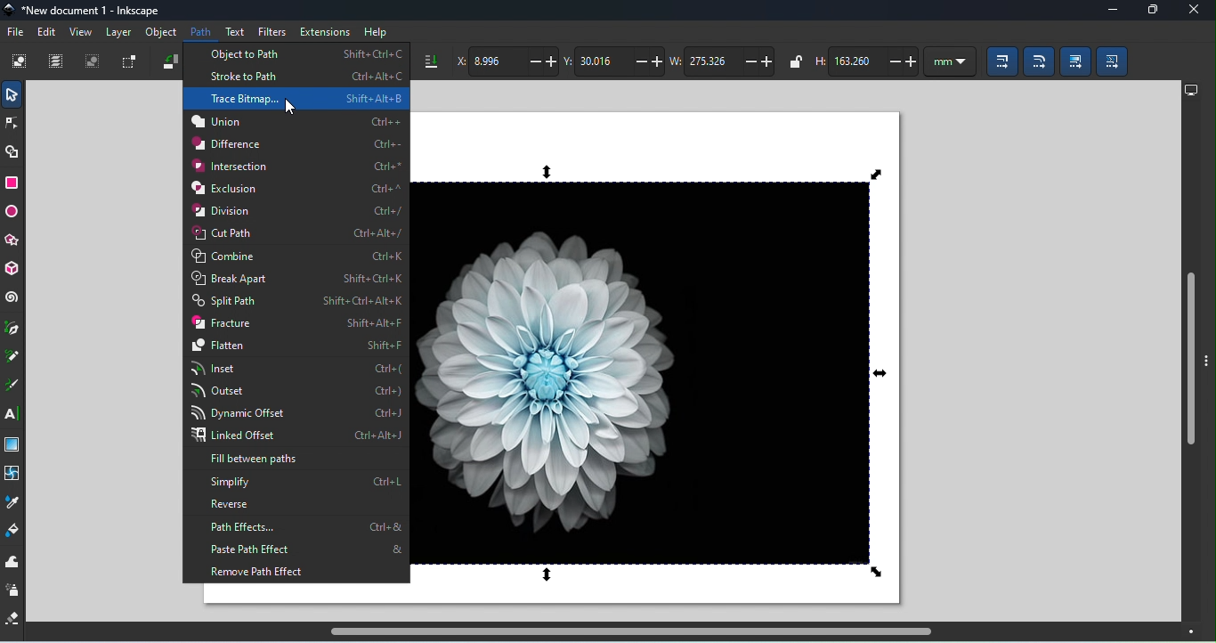  Describe the element at coordinates (93, 63) in the screenshot. I see `Deselect any selected objects` at that location.